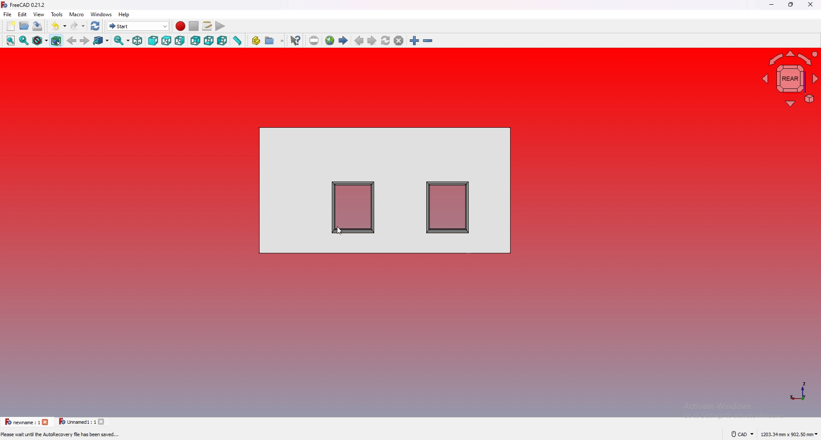  Describe the element at coordinates (399, 41) in the screenshot. I see `stop loading` at that location.